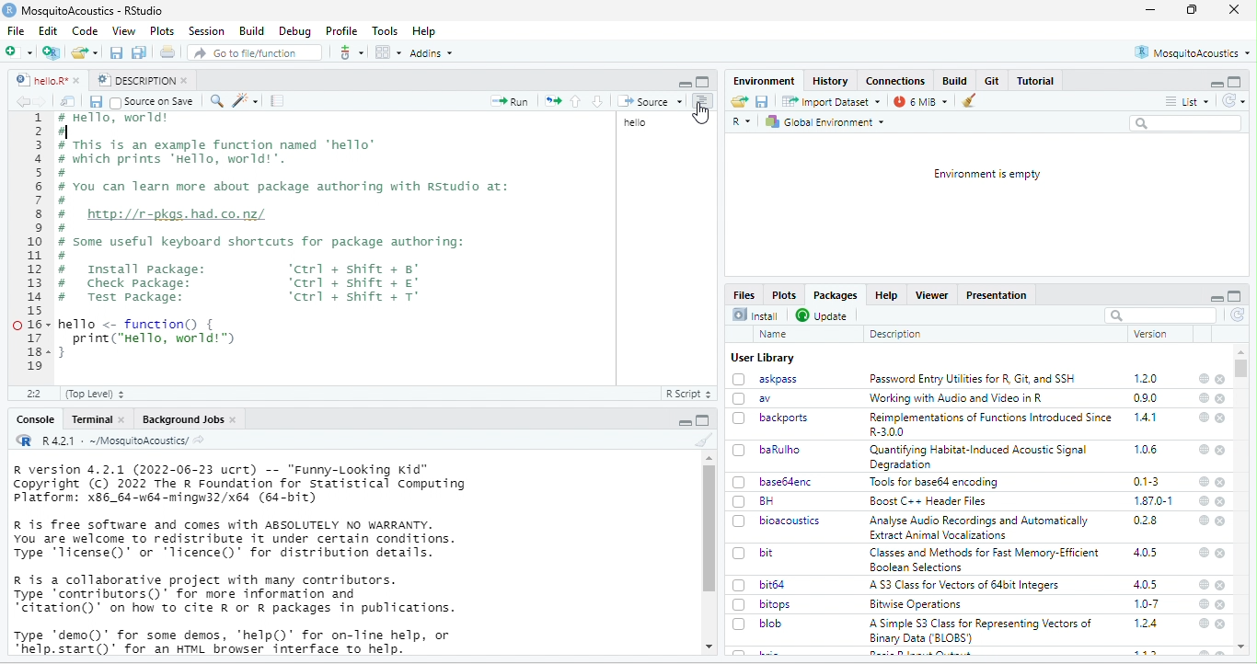  I want to click on 4.0.5, so click(1146, 585).